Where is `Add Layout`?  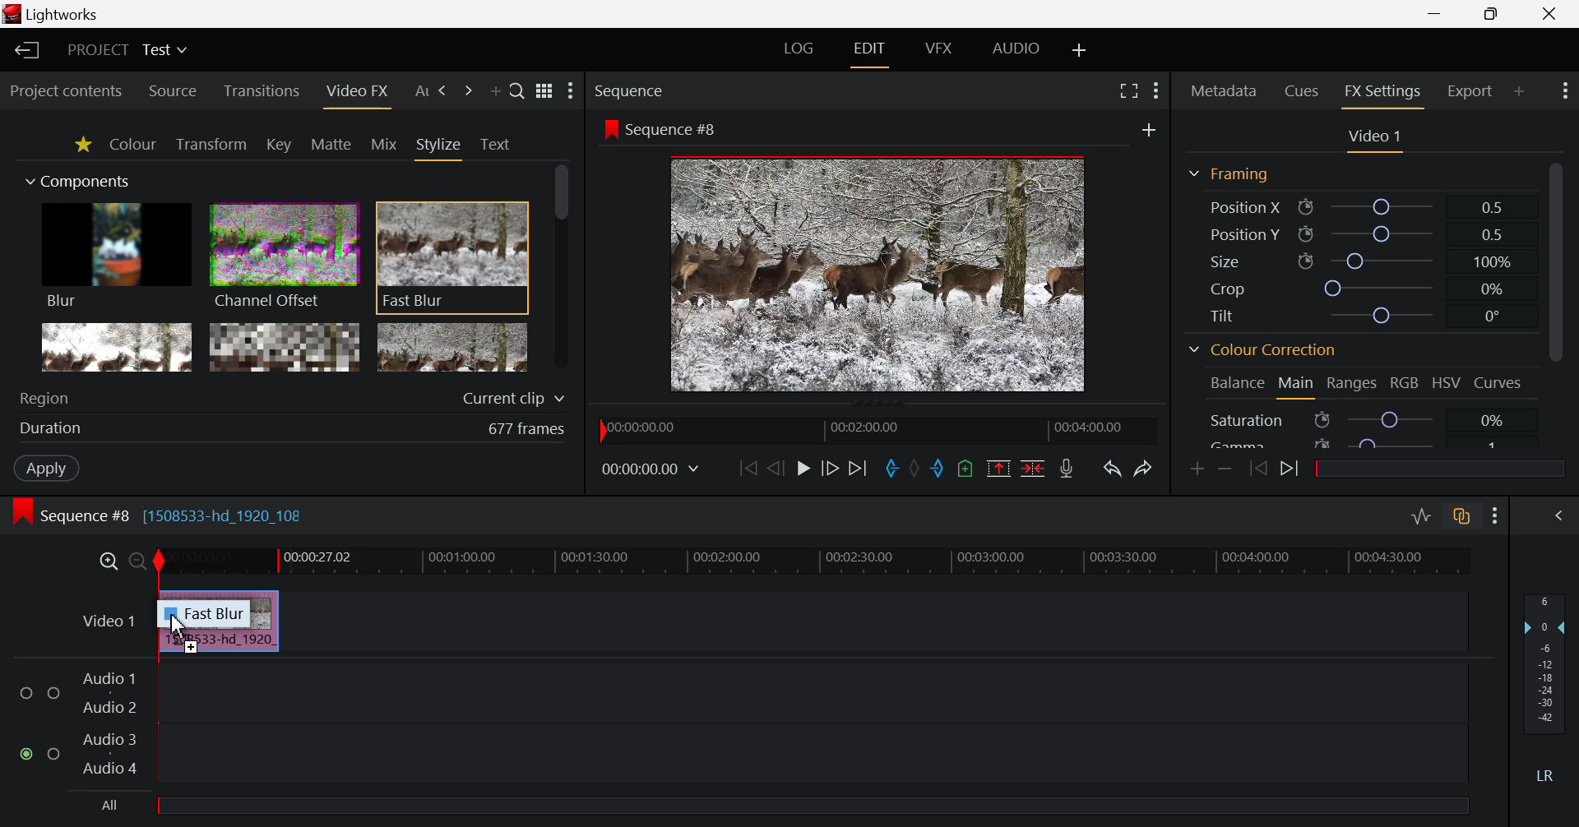 Add Layout is located at coordinates (1081, 52).